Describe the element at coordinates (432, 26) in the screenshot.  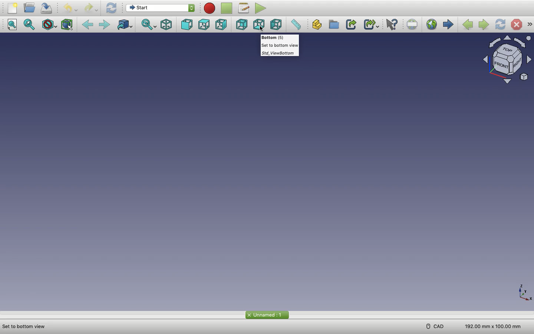
I see `Open website` at that location.